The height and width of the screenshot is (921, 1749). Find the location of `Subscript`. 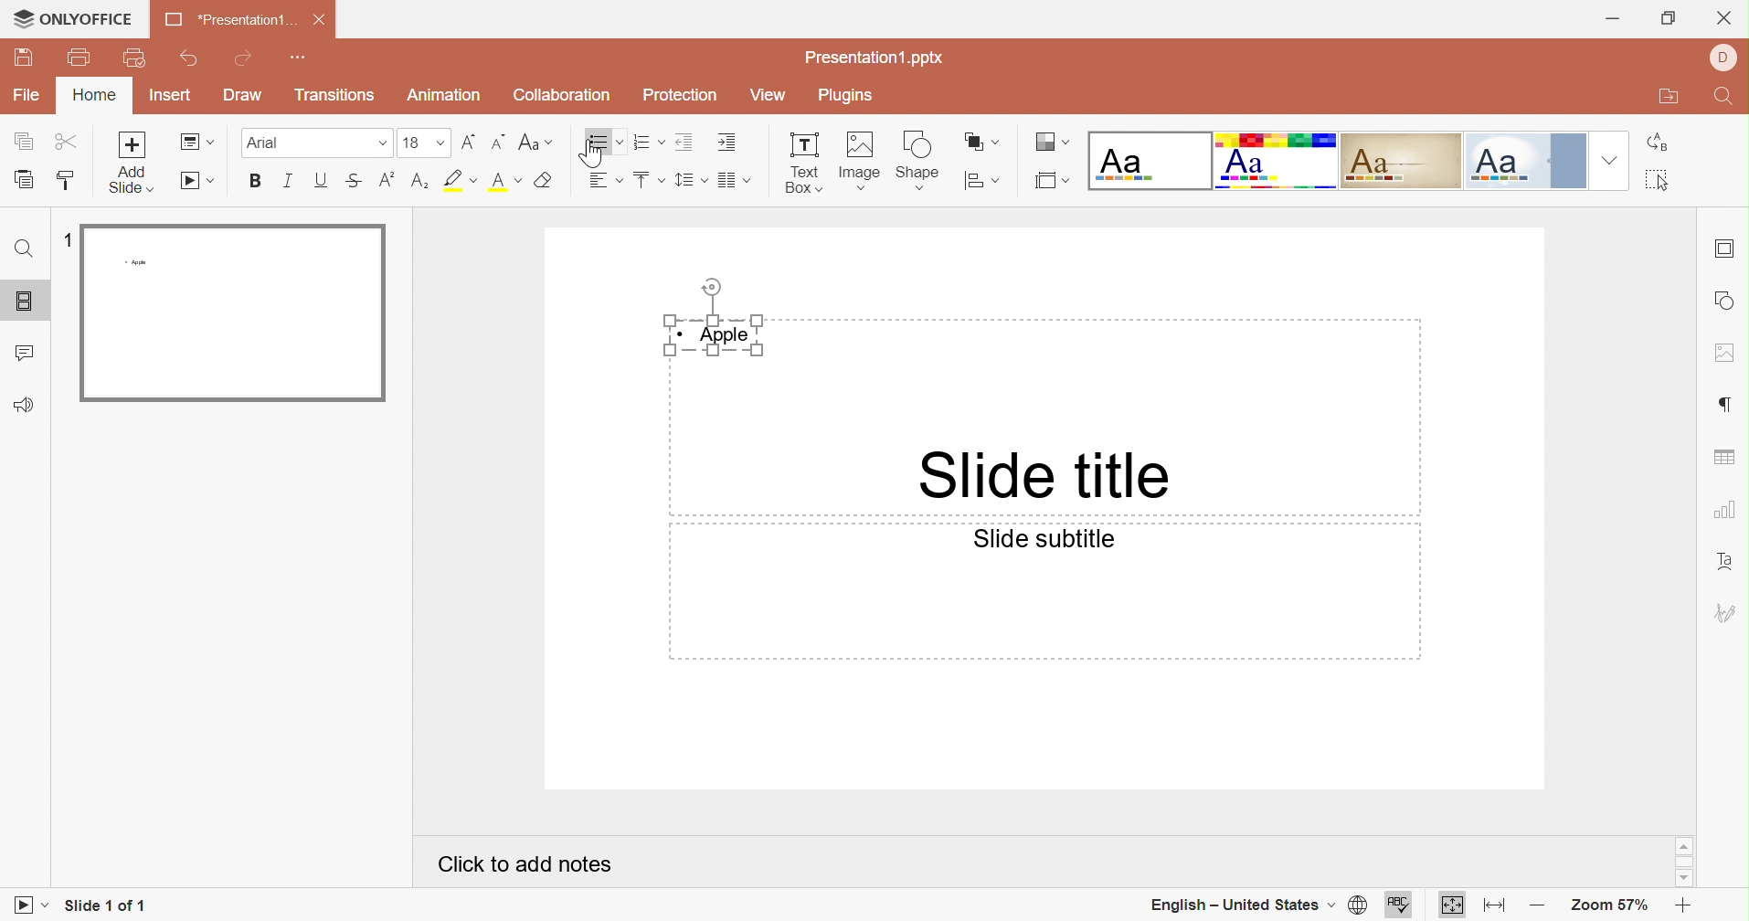

Subscript is located at coordinates (419, 179).